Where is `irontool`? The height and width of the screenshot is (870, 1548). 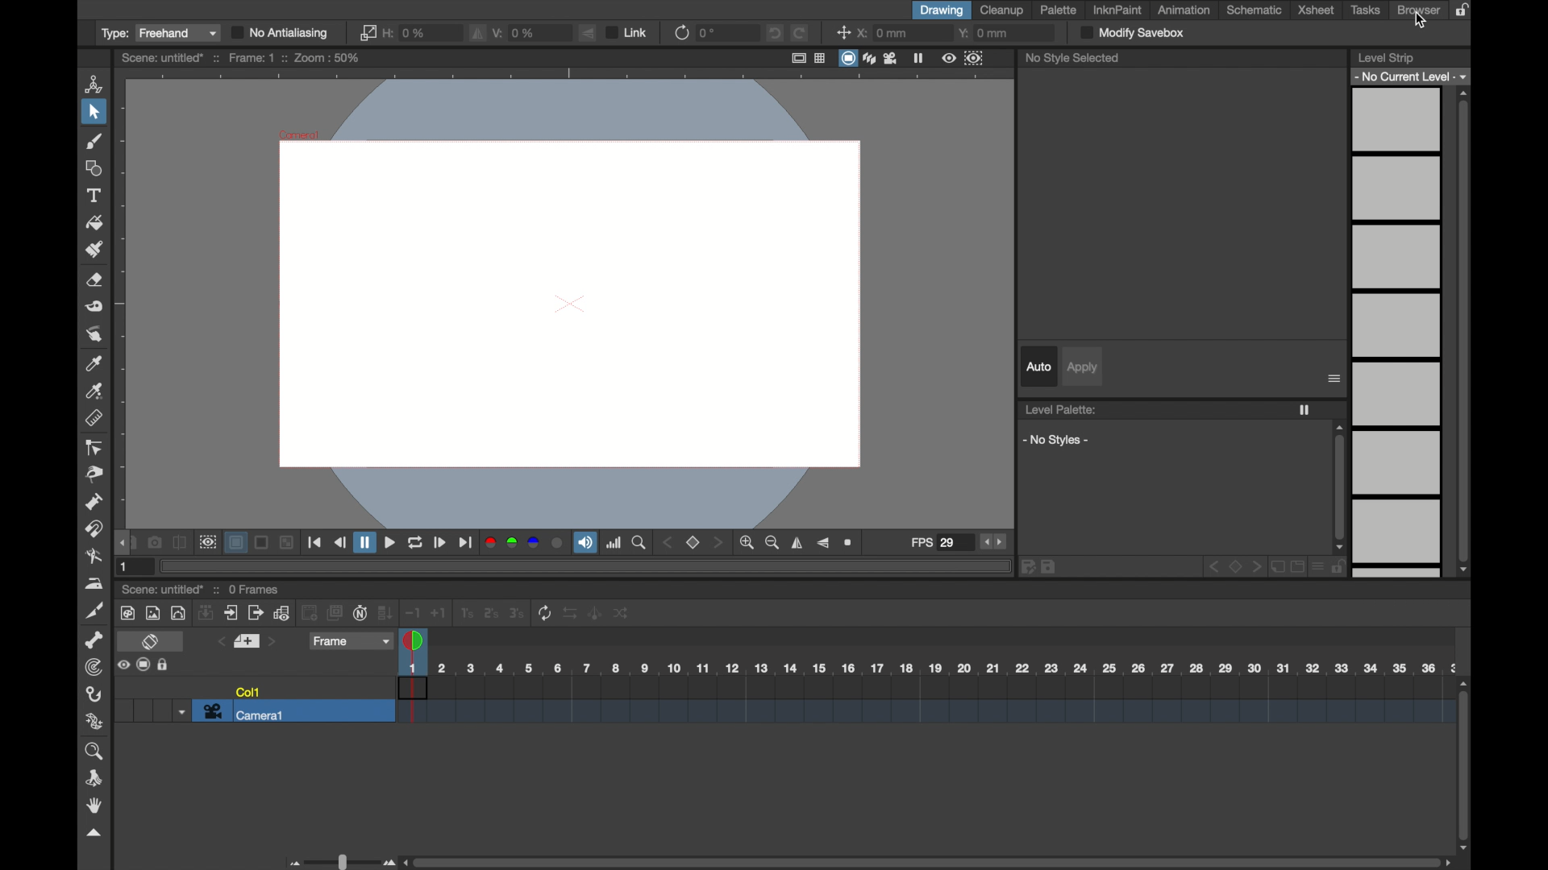 irontool is located at coordinates (92, 584).